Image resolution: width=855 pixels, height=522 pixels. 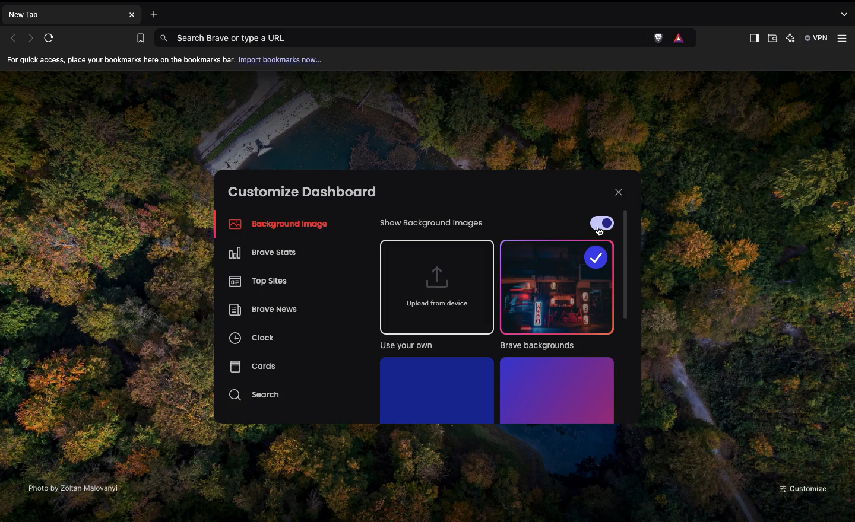 I want to click on Upload from device, so click(x=436, y=288).